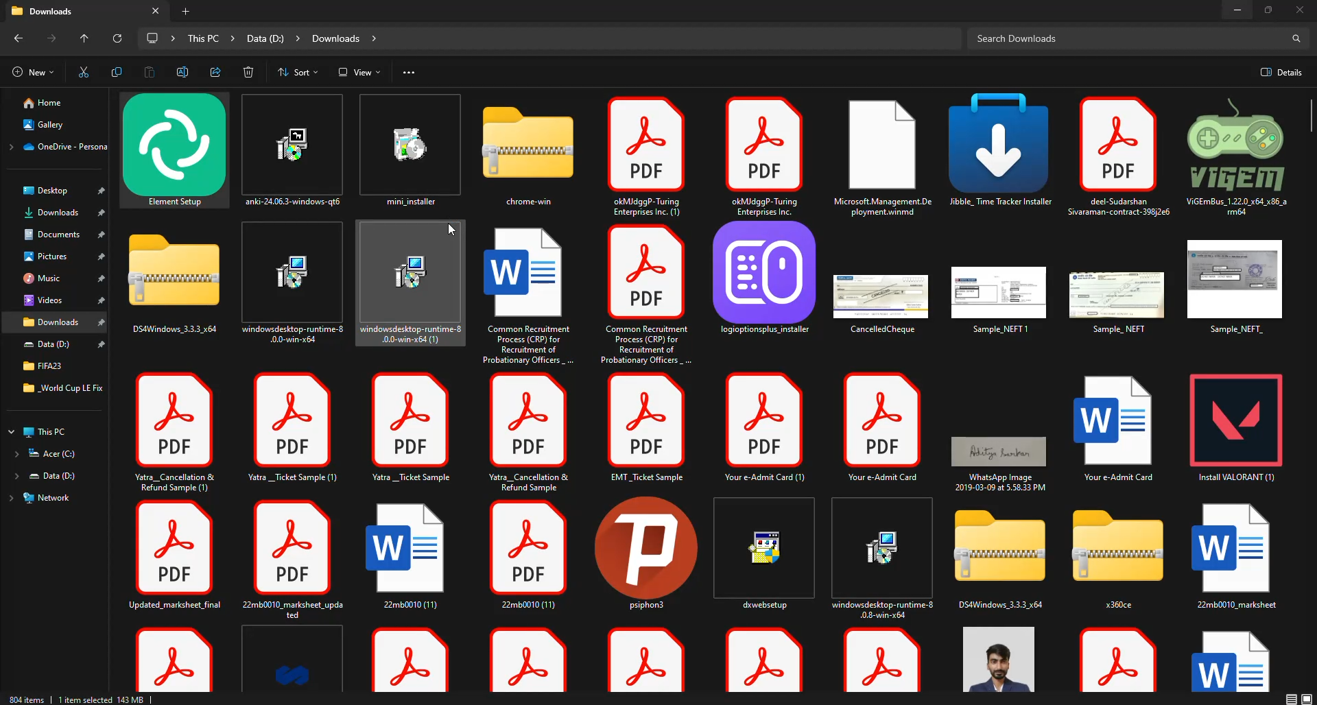  What do you see at coordinates (532, 154) in the screenshot?
I see `folder` at bounding box center [532, 154].